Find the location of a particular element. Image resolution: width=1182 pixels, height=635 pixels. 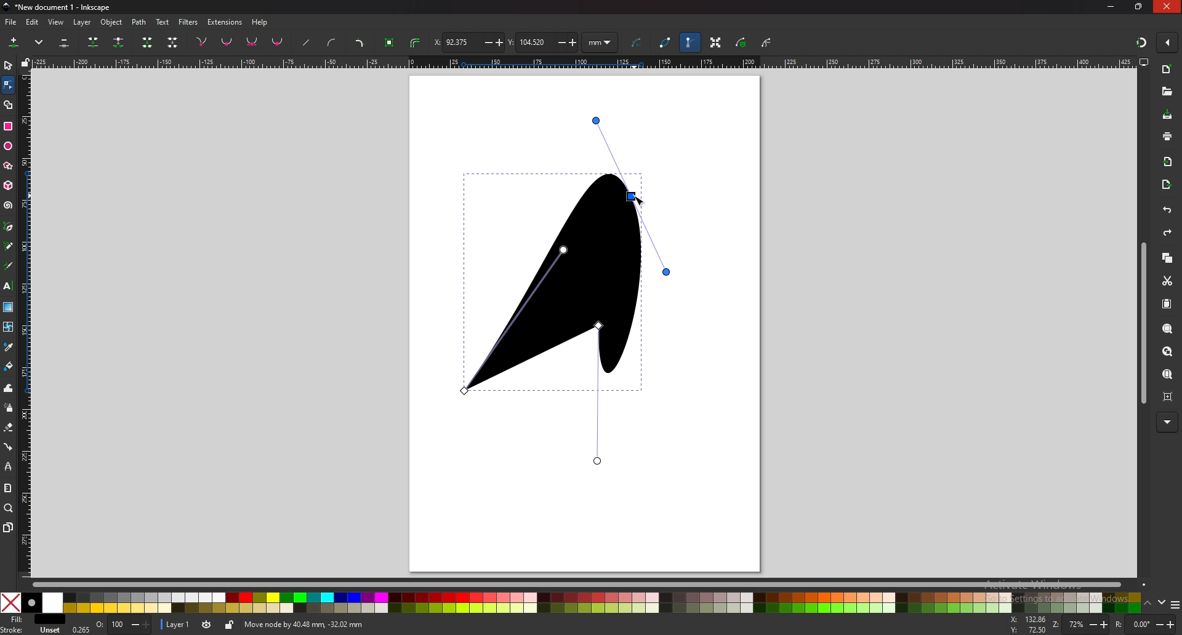

colors is located at coordinates (571, 602).